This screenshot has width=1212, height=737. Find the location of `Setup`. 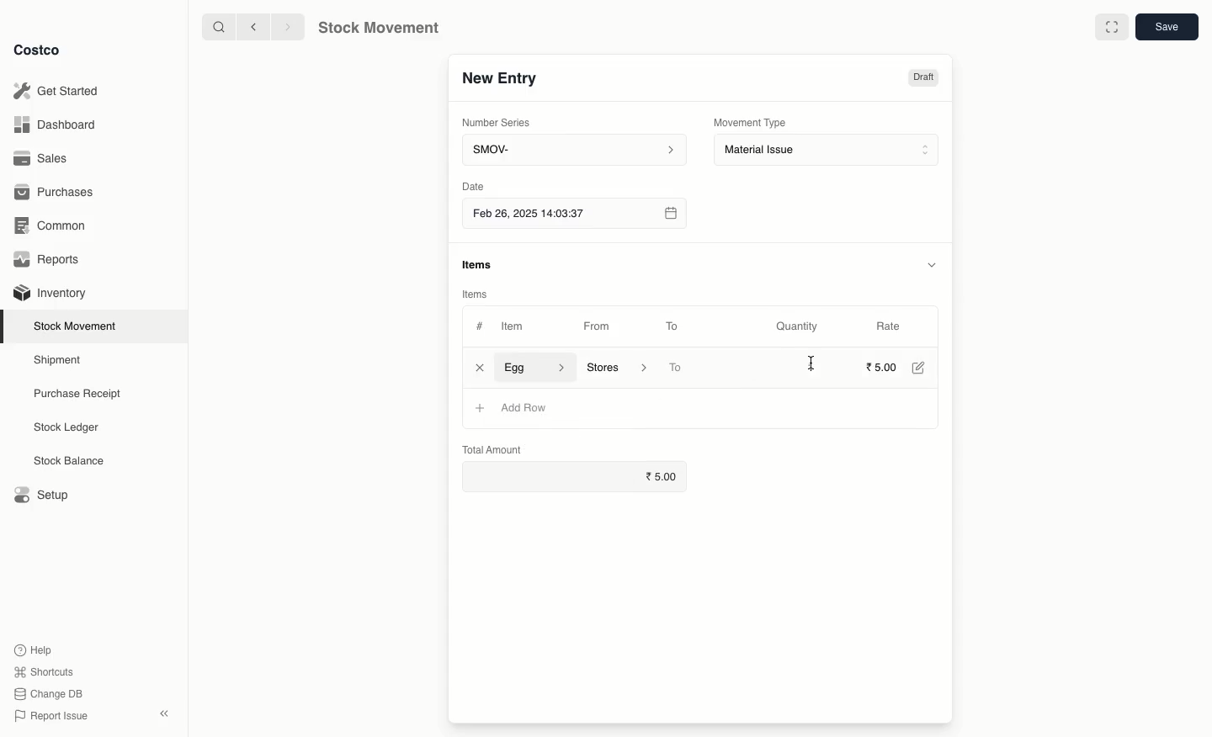

Setup is located at coordinates (40, 493).